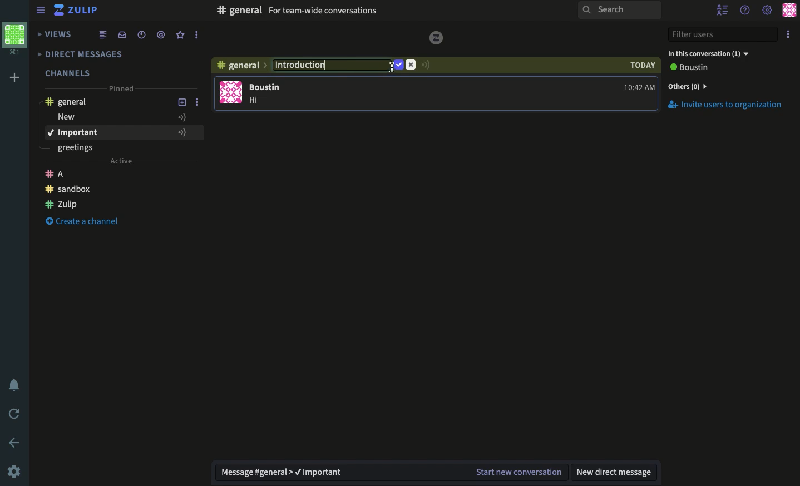  Describe the element at coordinates (328, 66) in the screenshot. I see `intorduction` at that location.